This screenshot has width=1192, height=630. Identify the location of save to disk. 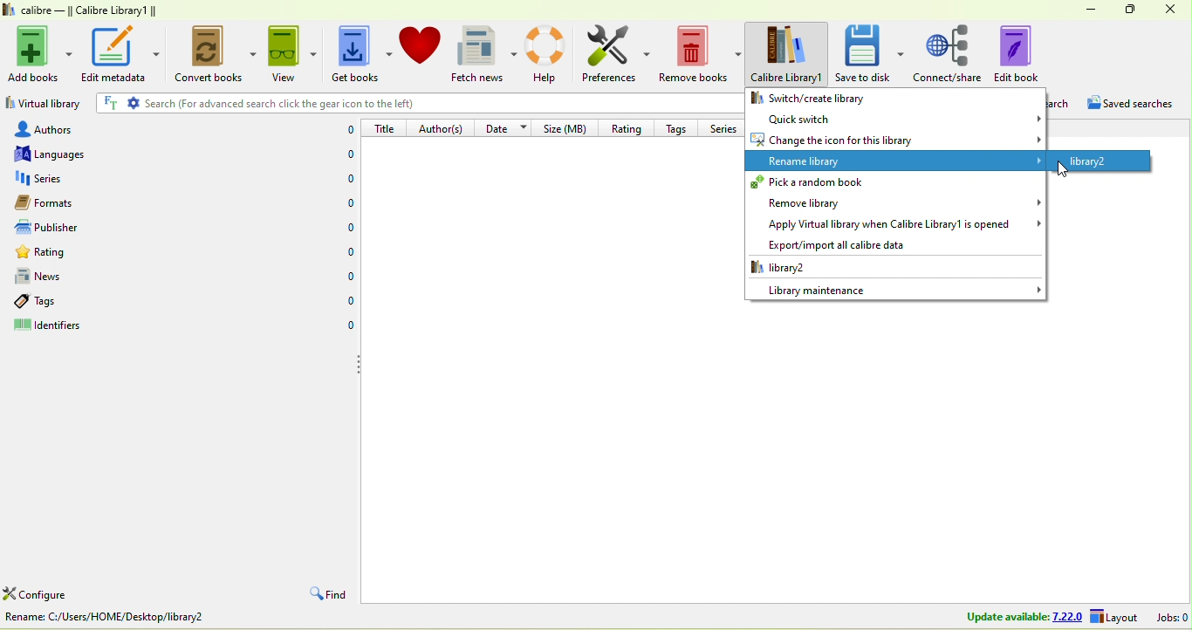
(870, 52).